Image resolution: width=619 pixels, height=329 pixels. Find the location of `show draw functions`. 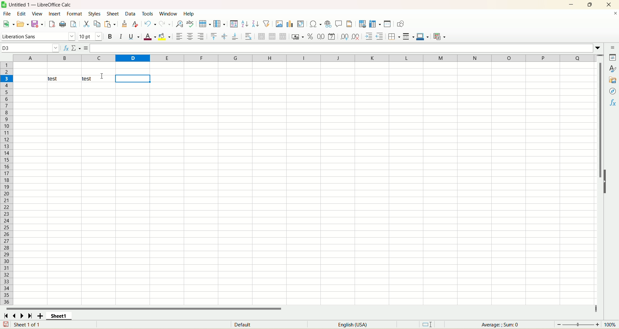

show draw functions is located at coordinates (400, 24).